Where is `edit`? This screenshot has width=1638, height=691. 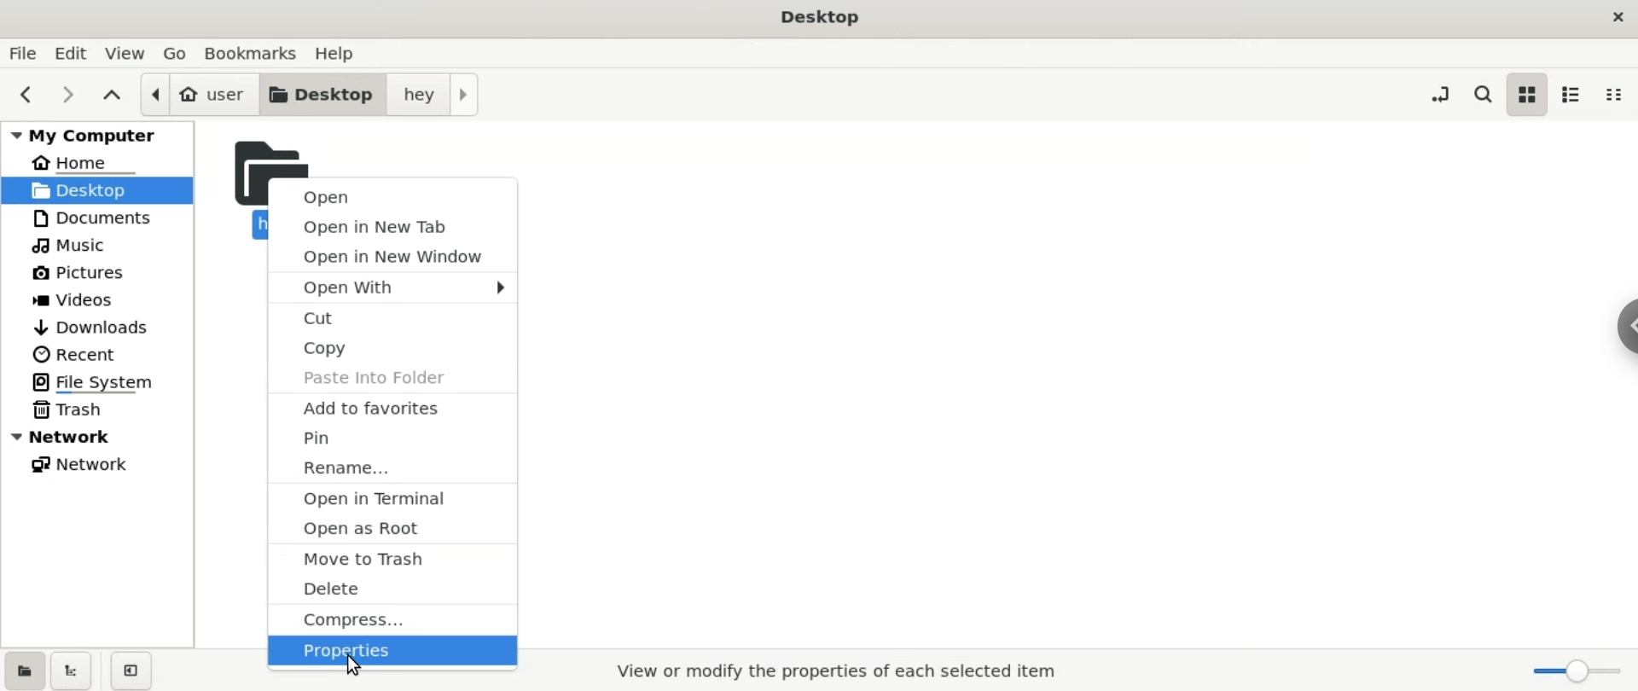
edit is located at coordinates (72, 52).